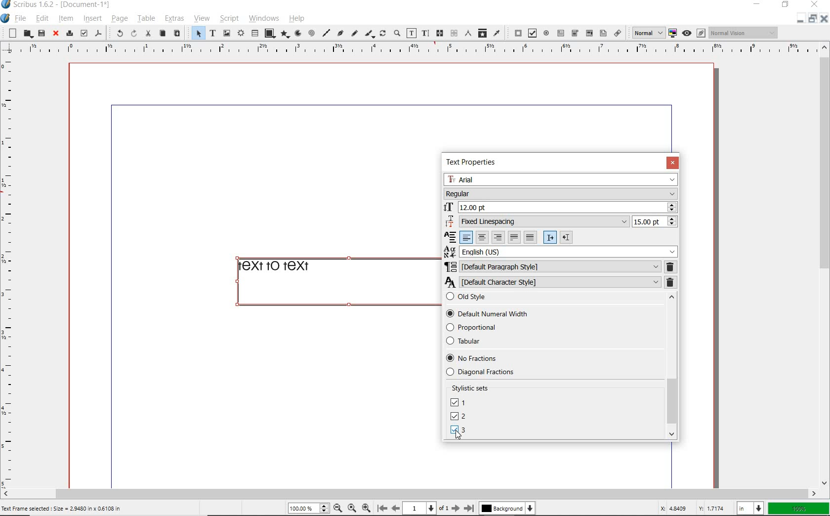 Image resolution: width=830 pixels, height=516 pixels. What do you see at coordinates (713, 508) in the screenshot?
I see `Y: 1.7174` at bounding box center [713, 508].